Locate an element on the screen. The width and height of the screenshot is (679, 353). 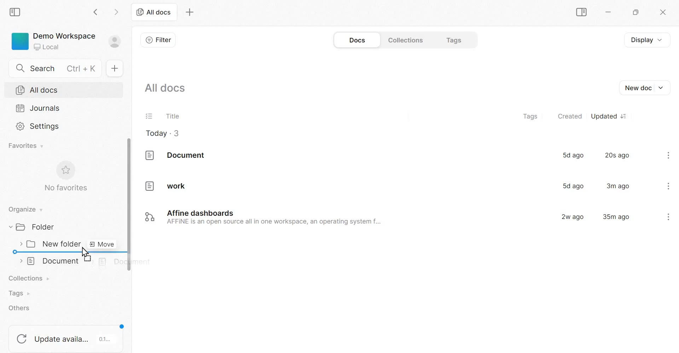
kebab menu is located at coordinates (669, 155).